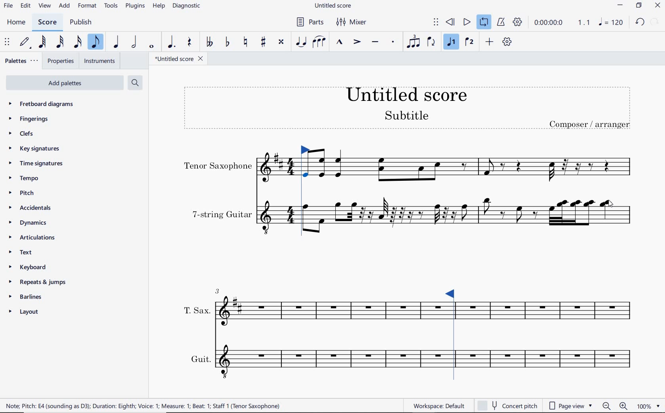 Image resolution: width=665 pixels, height=413 pixels. I want to click on ZOOM FACTOR, so click(649, 407).